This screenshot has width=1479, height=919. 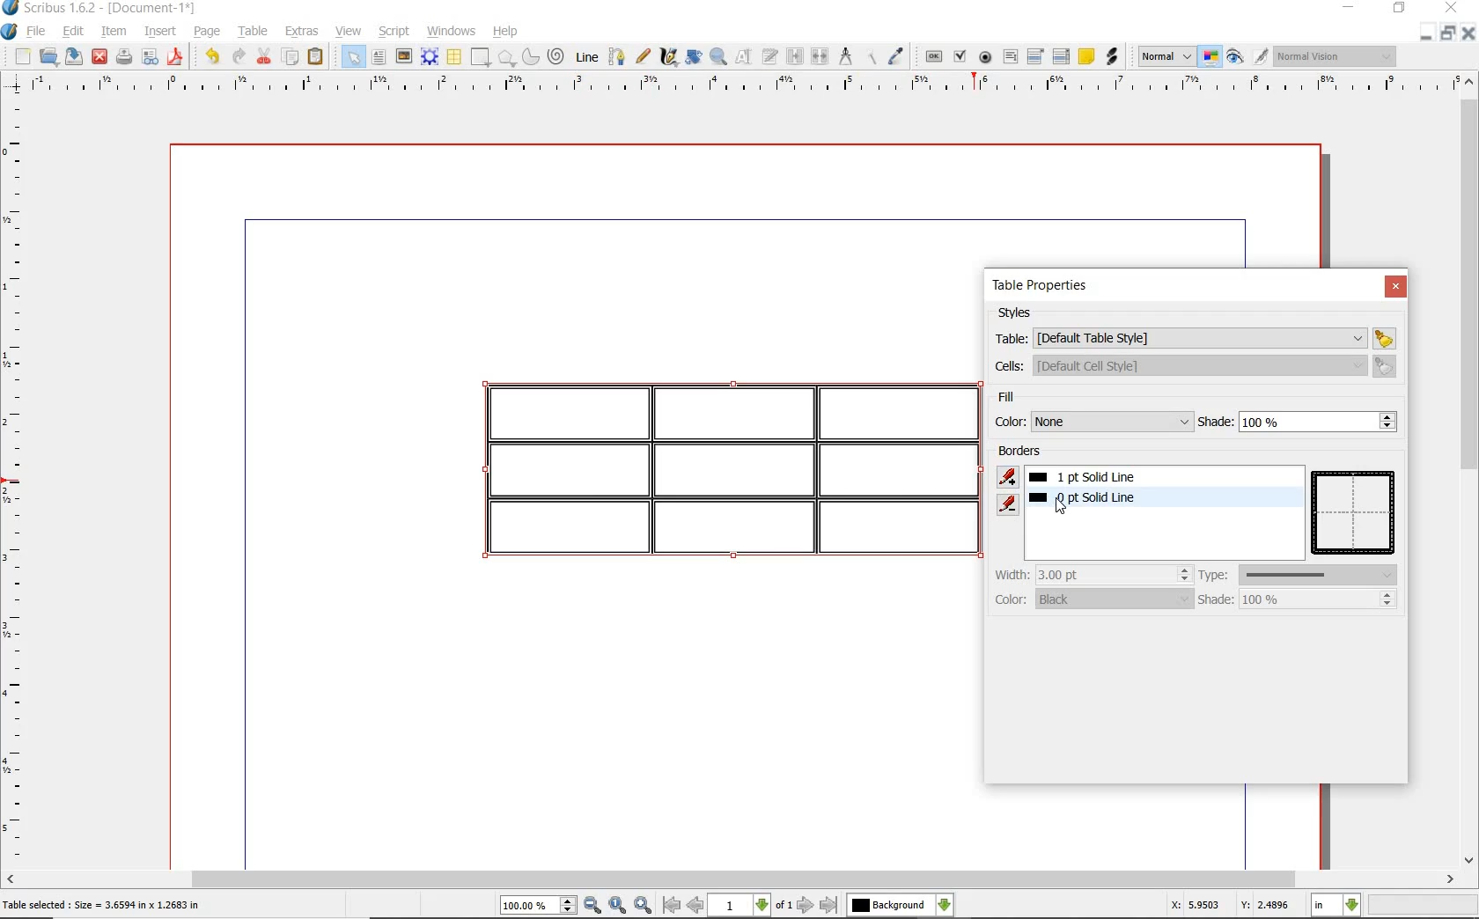 What do you see at coordinates (1356, 514) in the screenshot?
I see `table preview` at bounding box center [1356, 514].